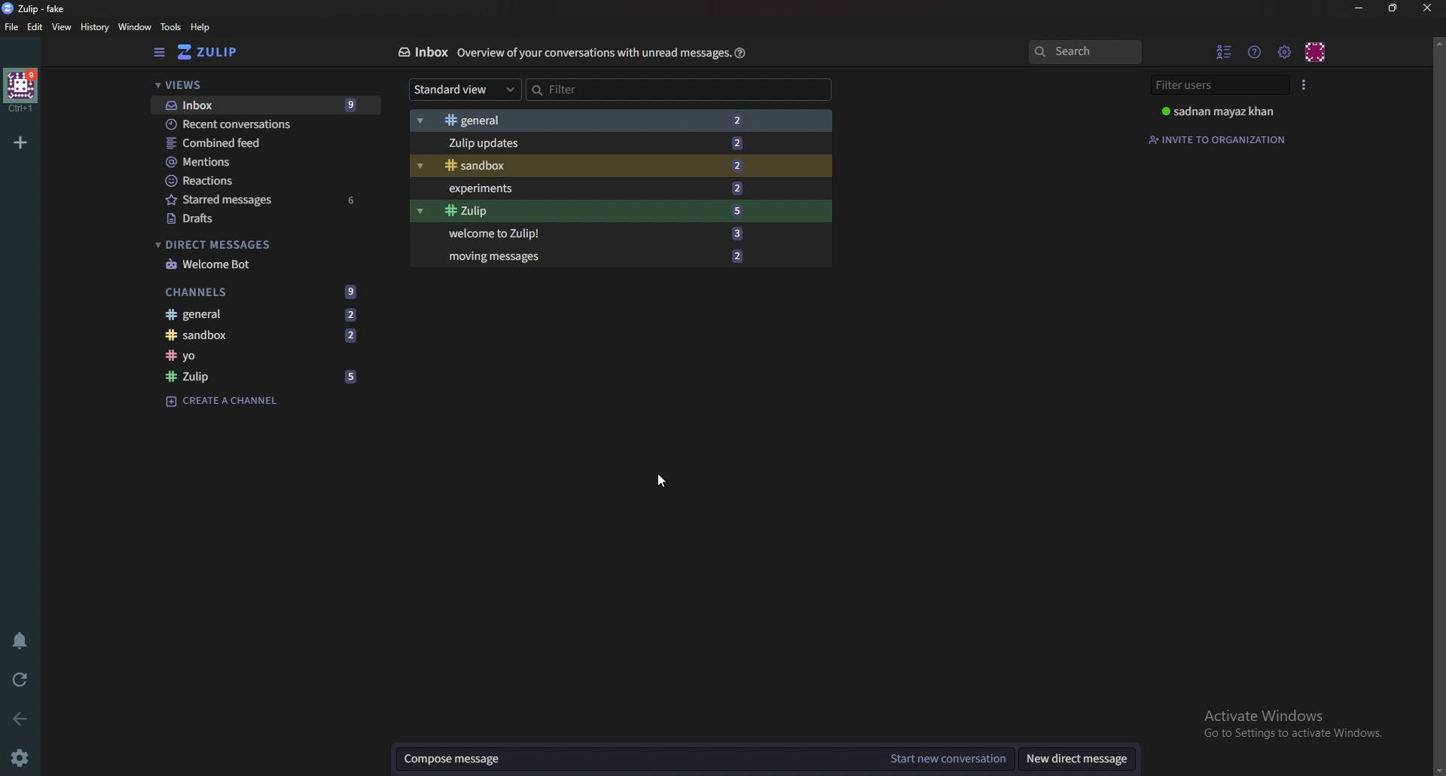 The width and height of the screenshot is (1446, 776). I want to click on Edit, so click(35, 28).